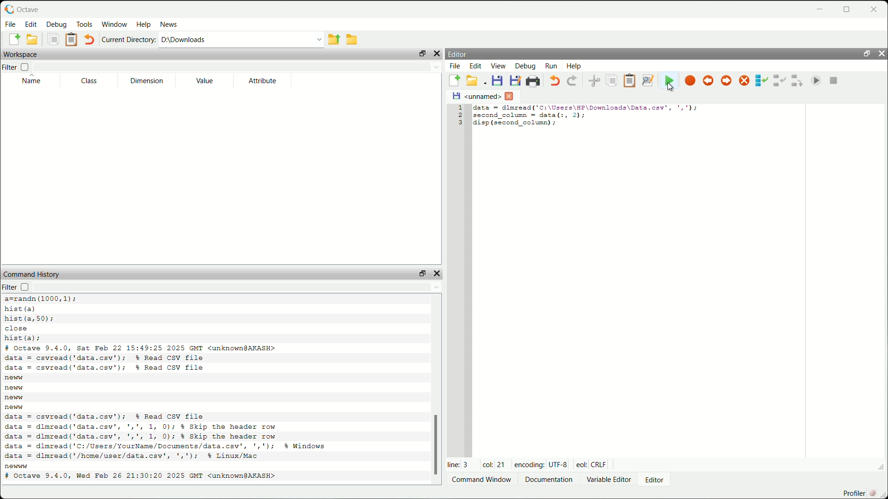  What do you see at coordinates (85, 24) in the screenshot?
I see `tools` at bounding box center [85, 24].